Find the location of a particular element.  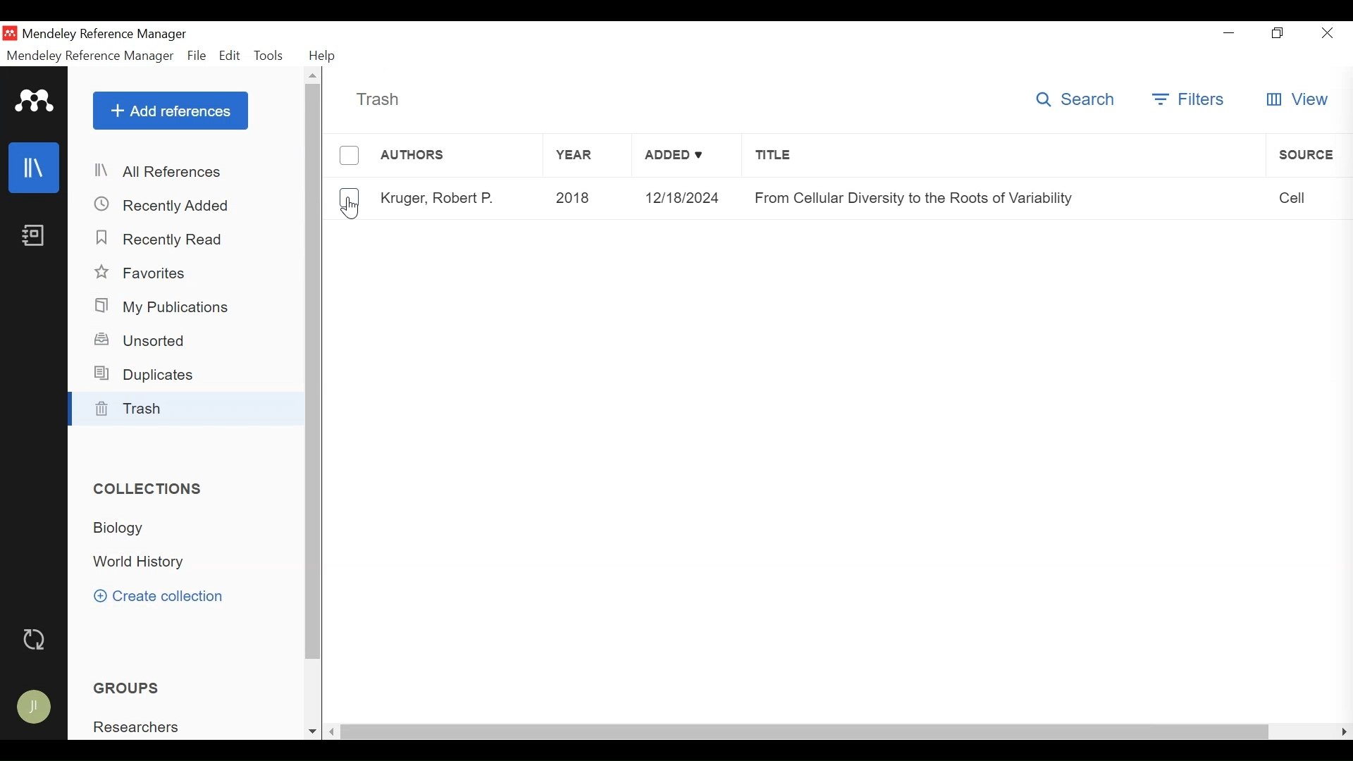

Vertical Scroll bar is located at coordinates (314, 373).